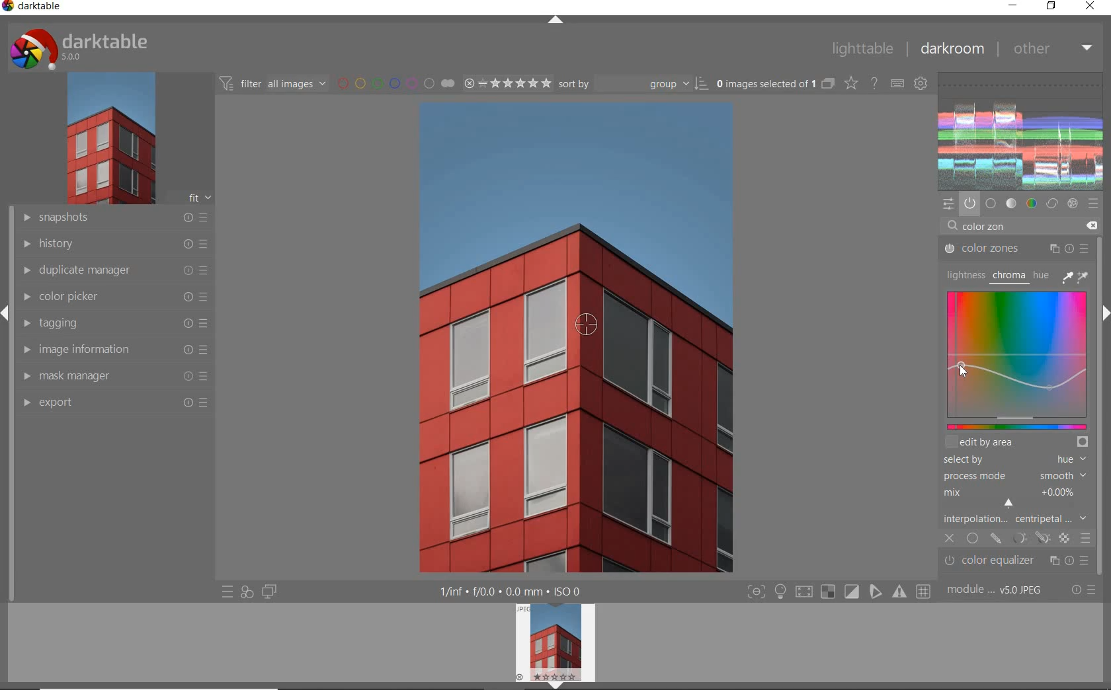 This screenshot has width=1111, height=690. Describe the element at coordinates (969, 203) in the screenshot. I see `show only active modules` at that location.